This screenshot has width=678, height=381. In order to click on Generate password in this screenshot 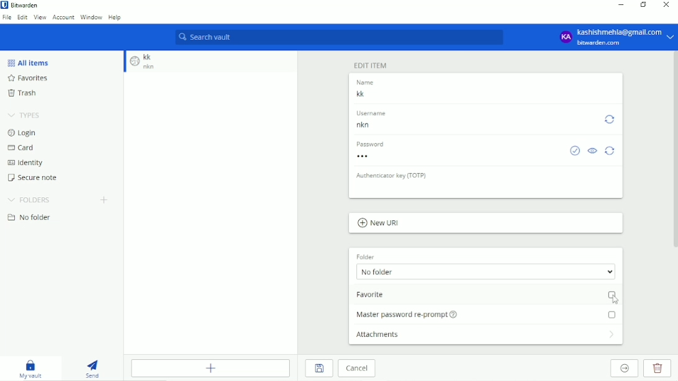, I will do `click(611, 151)`.